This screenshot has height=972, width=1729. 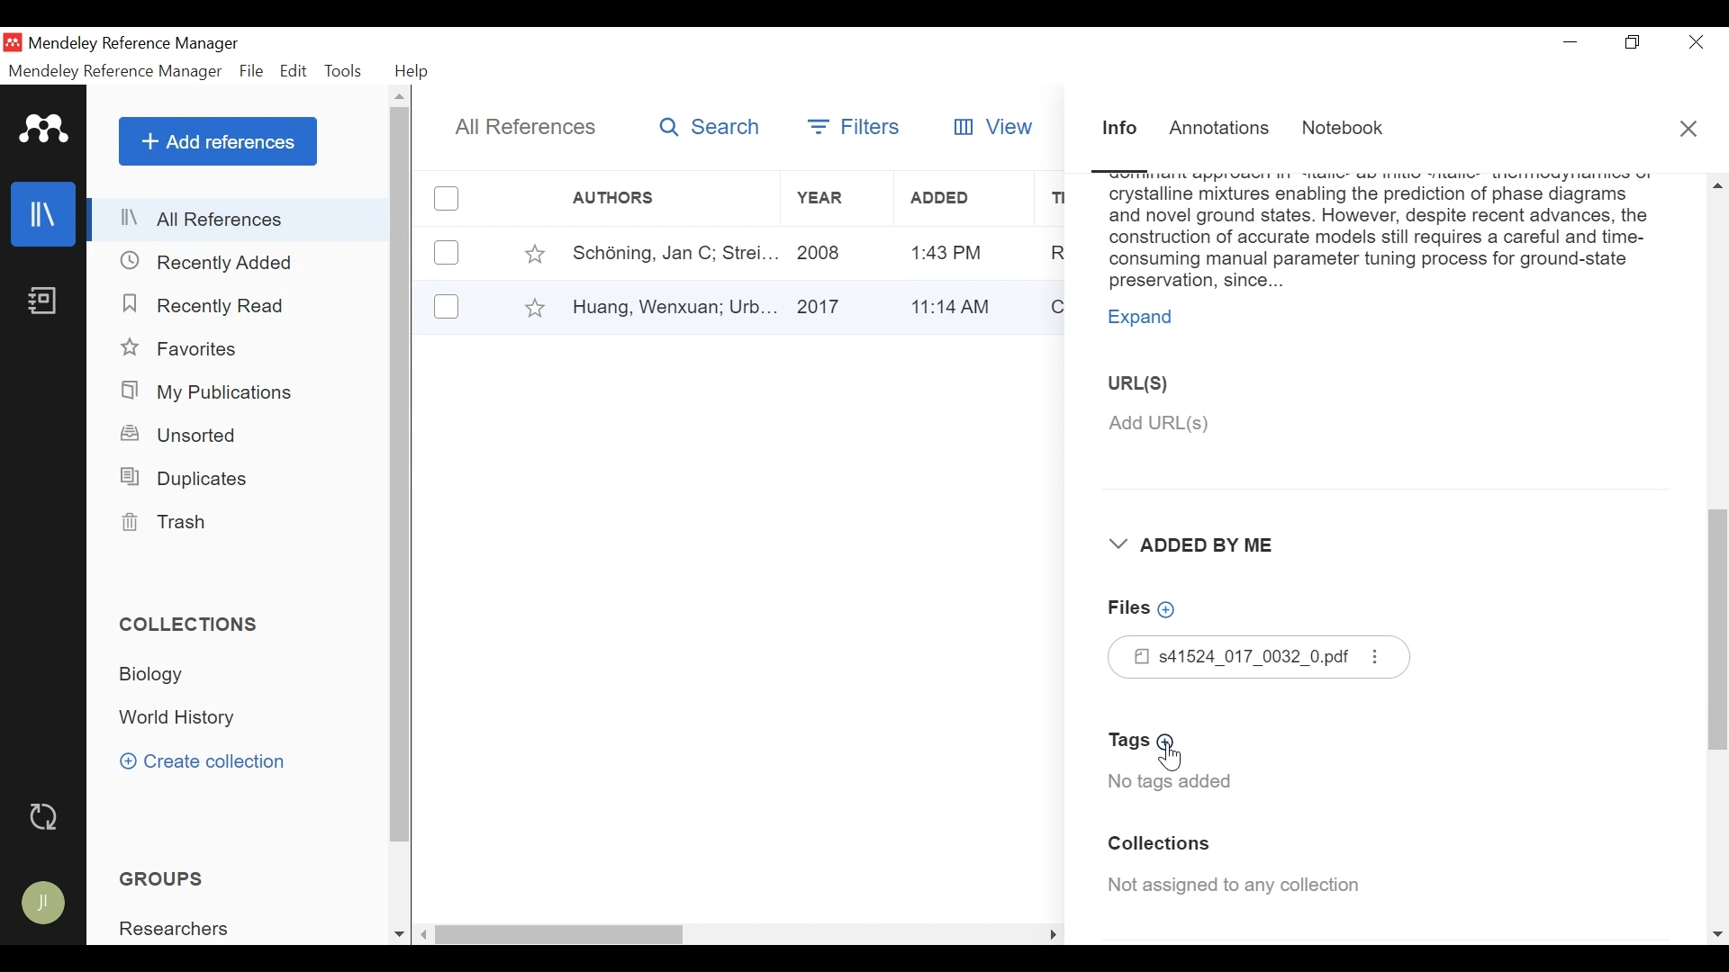 What do you see at coordinates (1147, 742) in the screenshot?
I see `Add Tags` at bounding box center [1147, 742].